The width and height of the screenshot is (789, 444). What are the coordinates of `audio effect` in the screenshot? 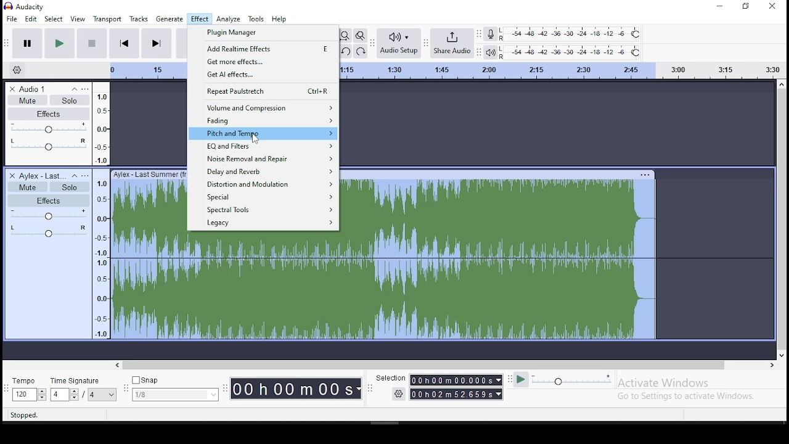 It's located at (47, 149).